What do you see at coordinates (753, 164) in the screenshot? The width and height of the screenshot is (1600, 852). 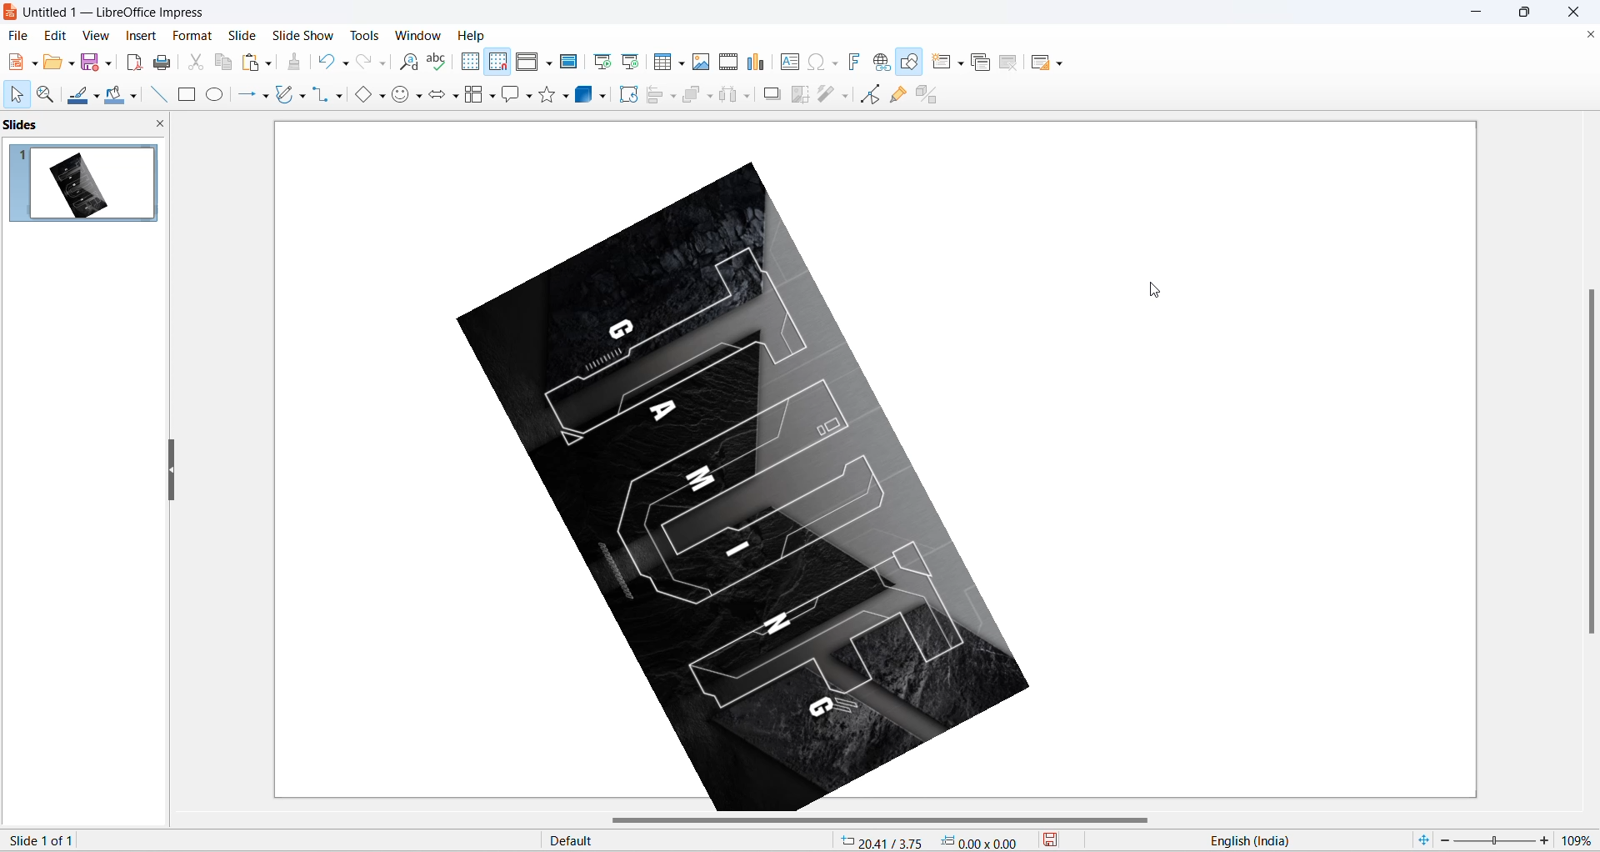 I see `image selection markup` at bounding box center [753, 164].